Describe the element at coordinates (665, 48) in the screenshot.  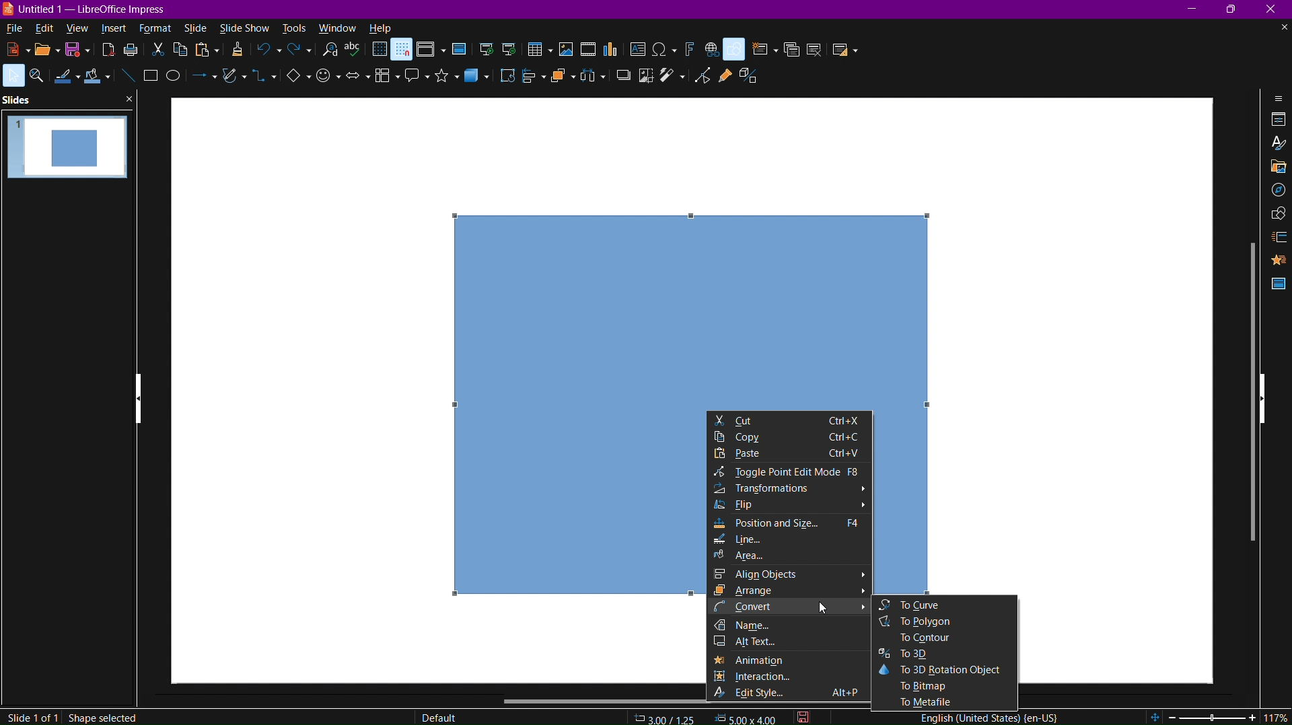
I see `Insert Special Characters` at that location.